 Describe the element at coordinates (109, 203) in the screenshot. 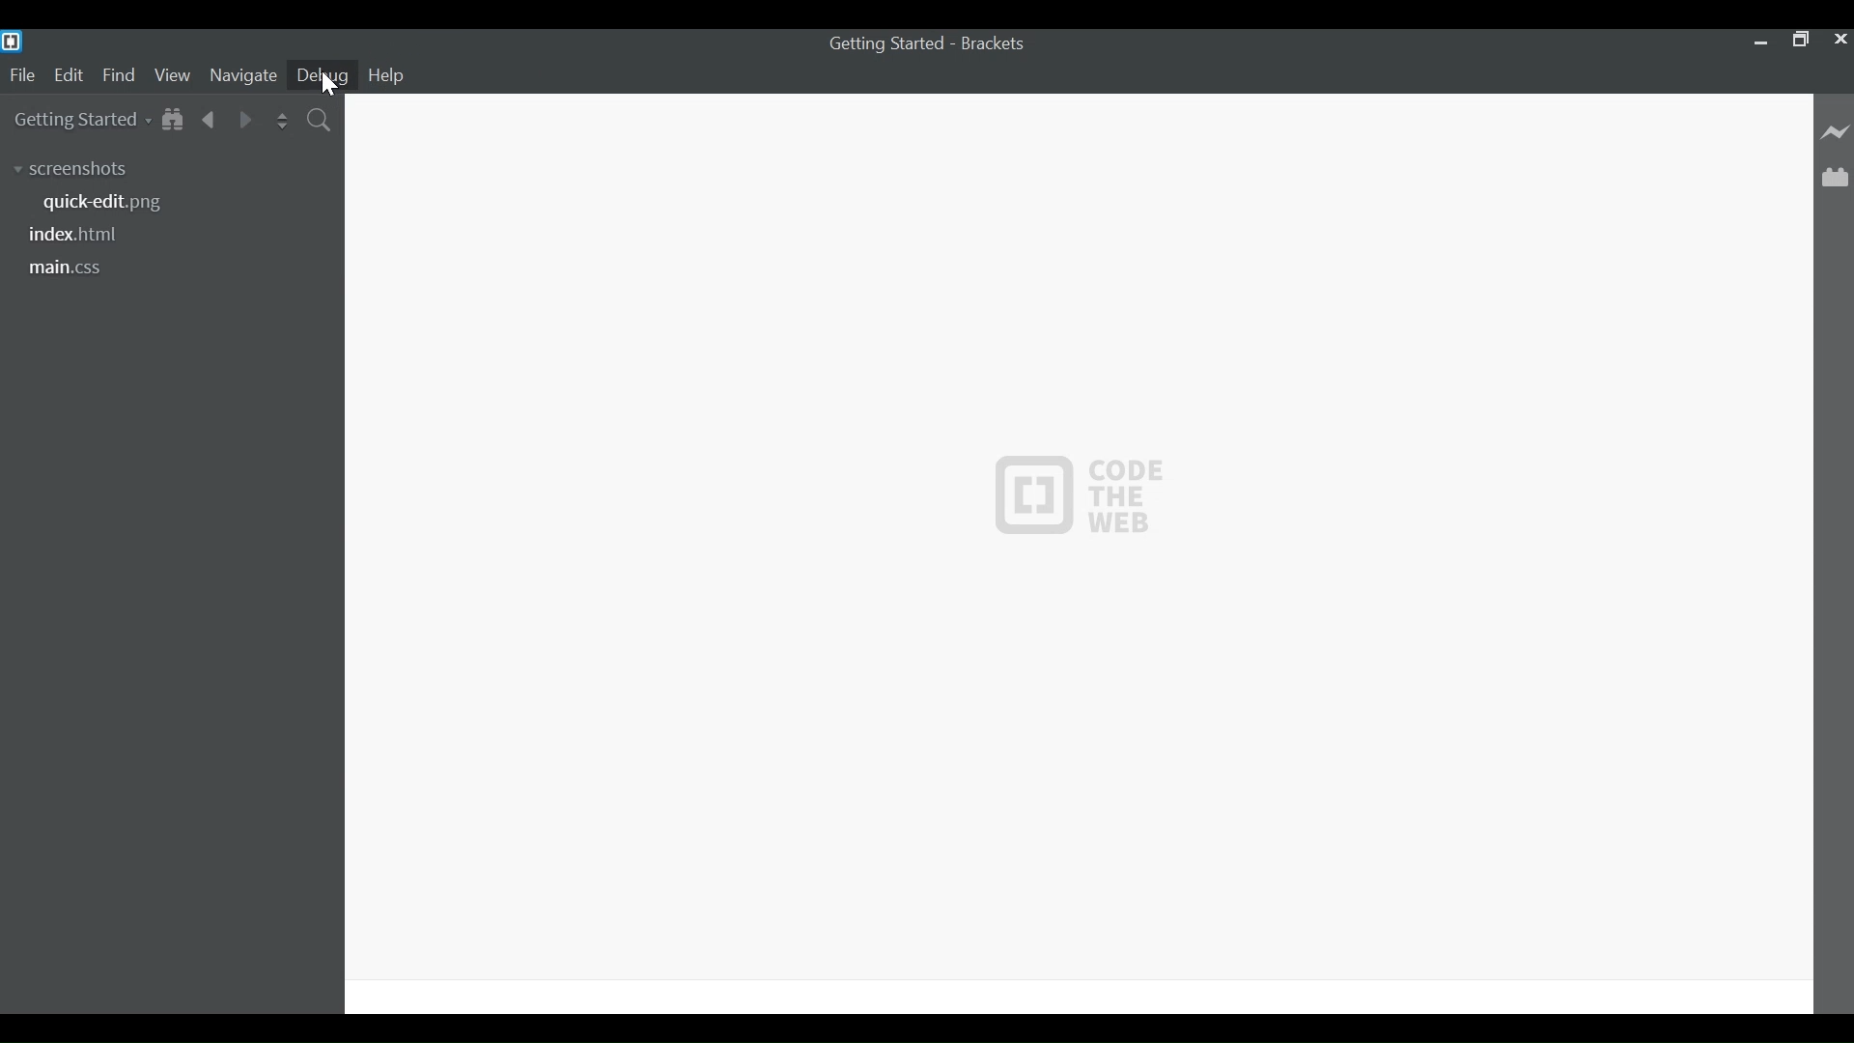

I see `quick-edit.png` at that location.